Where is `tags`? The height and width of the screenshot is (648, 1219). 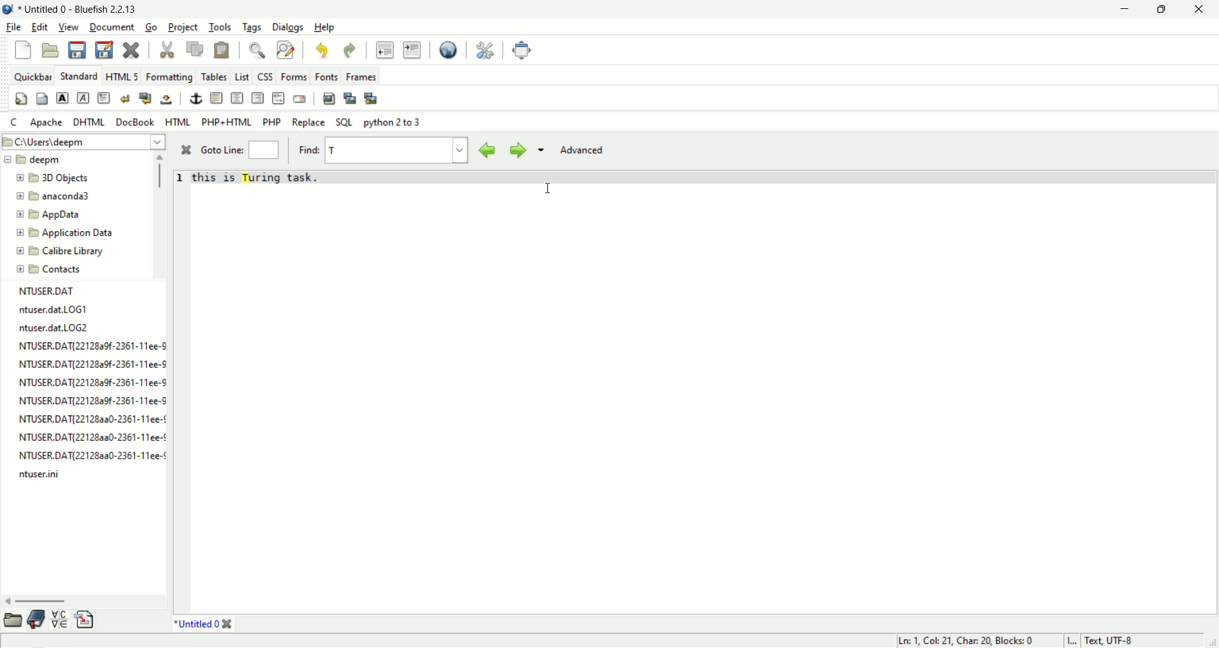
tags is located at coordinates (252, 27).